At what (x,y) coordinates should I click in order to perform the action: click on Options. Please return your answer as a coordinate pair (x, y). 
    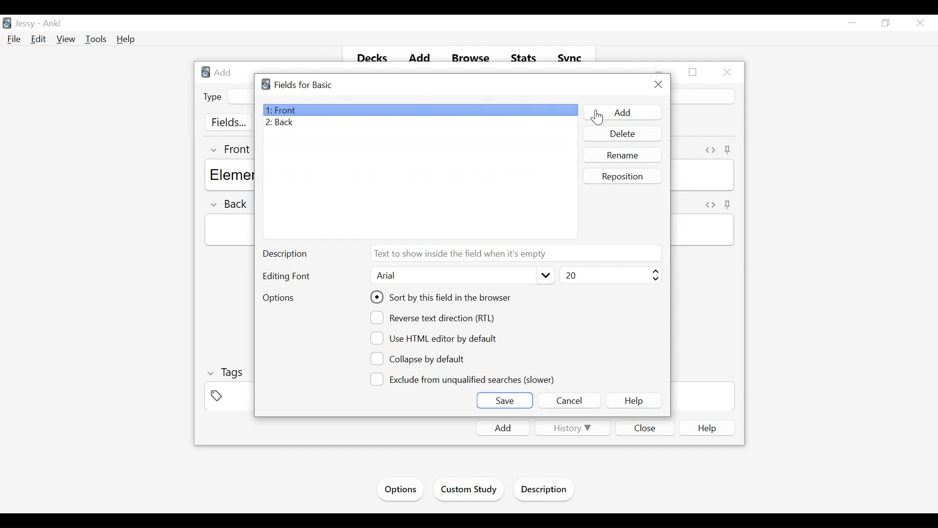
    Looking at the image, I should click on (282, 297).